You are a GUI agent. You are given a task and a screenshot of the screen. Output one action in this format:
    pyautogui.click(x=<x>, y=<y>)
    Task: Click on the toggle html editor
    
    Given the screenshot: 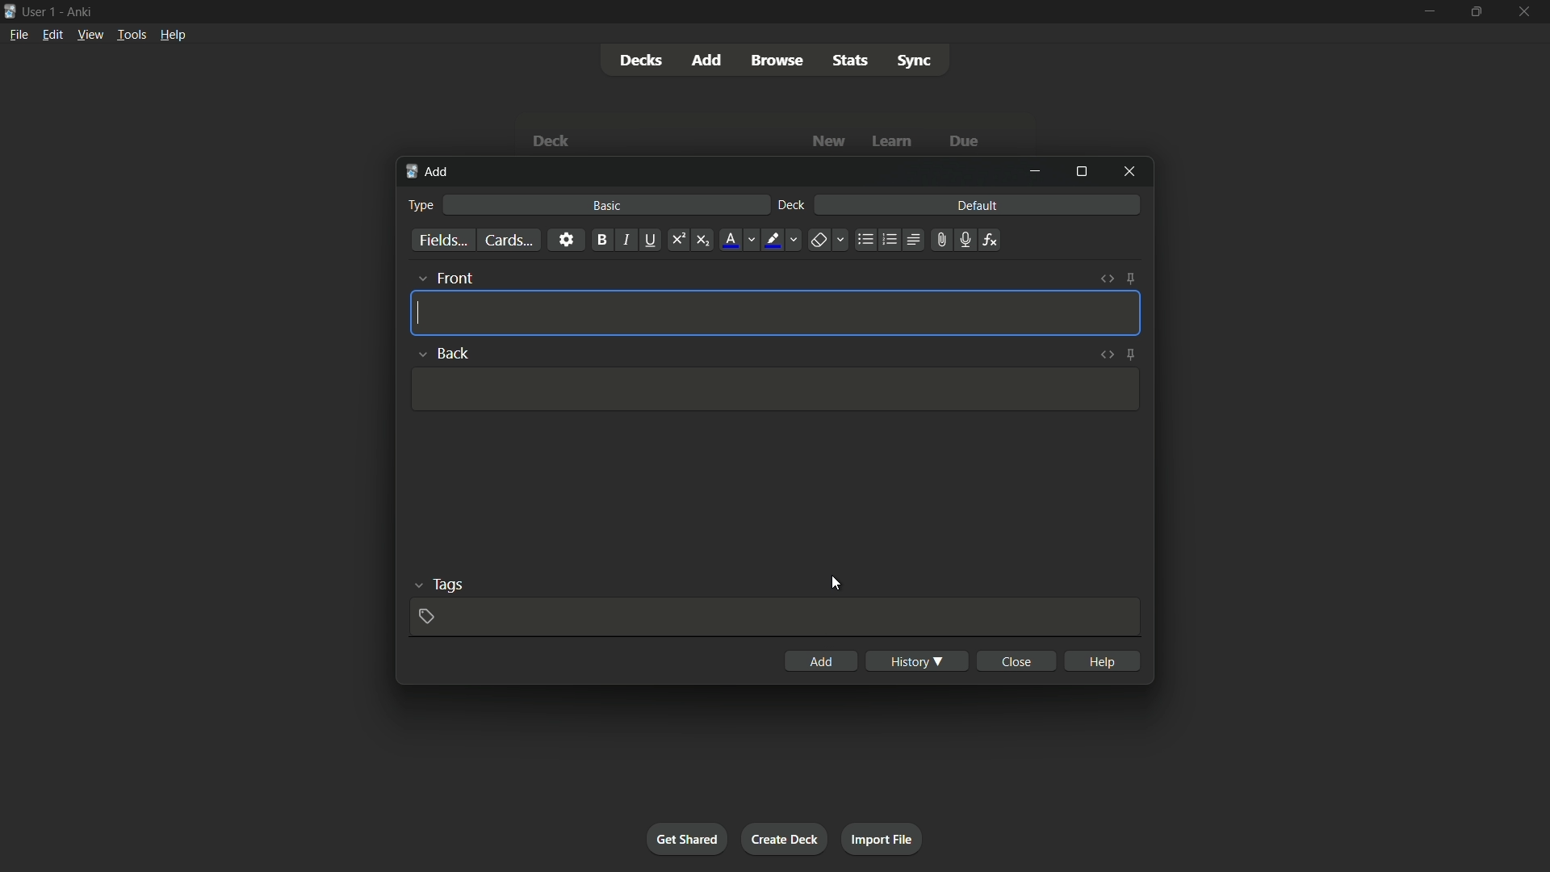 What is the action you would take?
    pyautogui.click(x=1107, y=279)
    